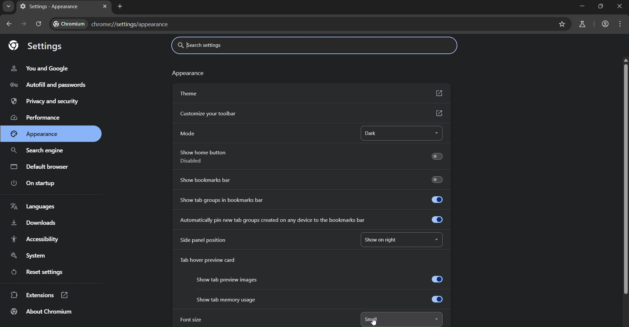 The image size is (629, 327). What do you see at coordinates (583, 6) in the screenshot?
I see `minimize` at bounding box center [583, 6].